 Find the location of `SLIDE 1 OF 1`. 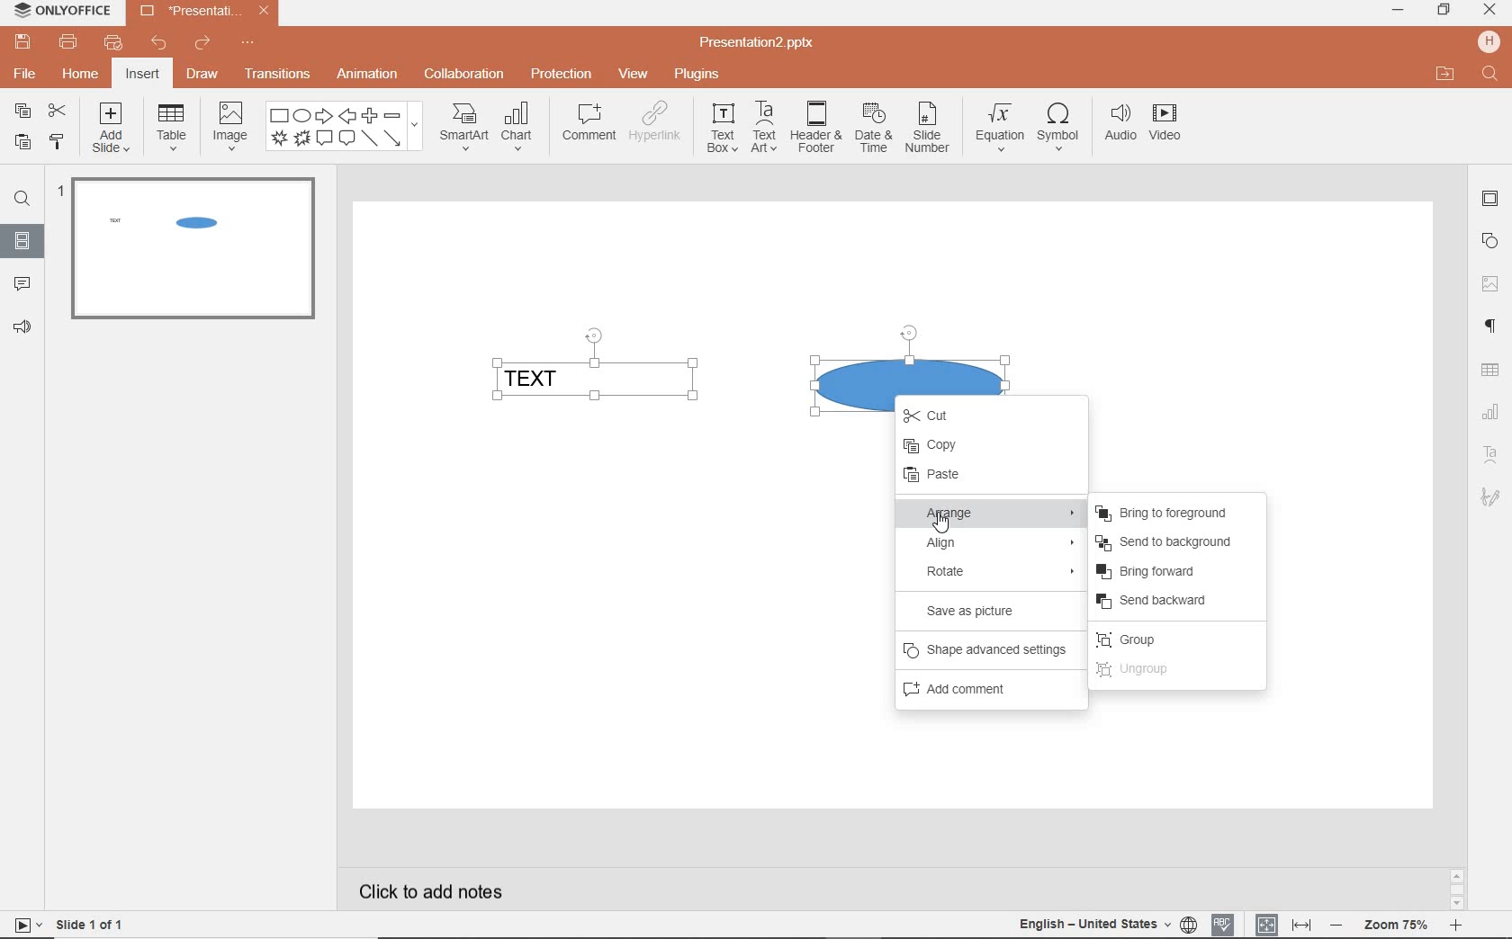

SLIDE 1 OF 1 is located at coordinates (70, 924).